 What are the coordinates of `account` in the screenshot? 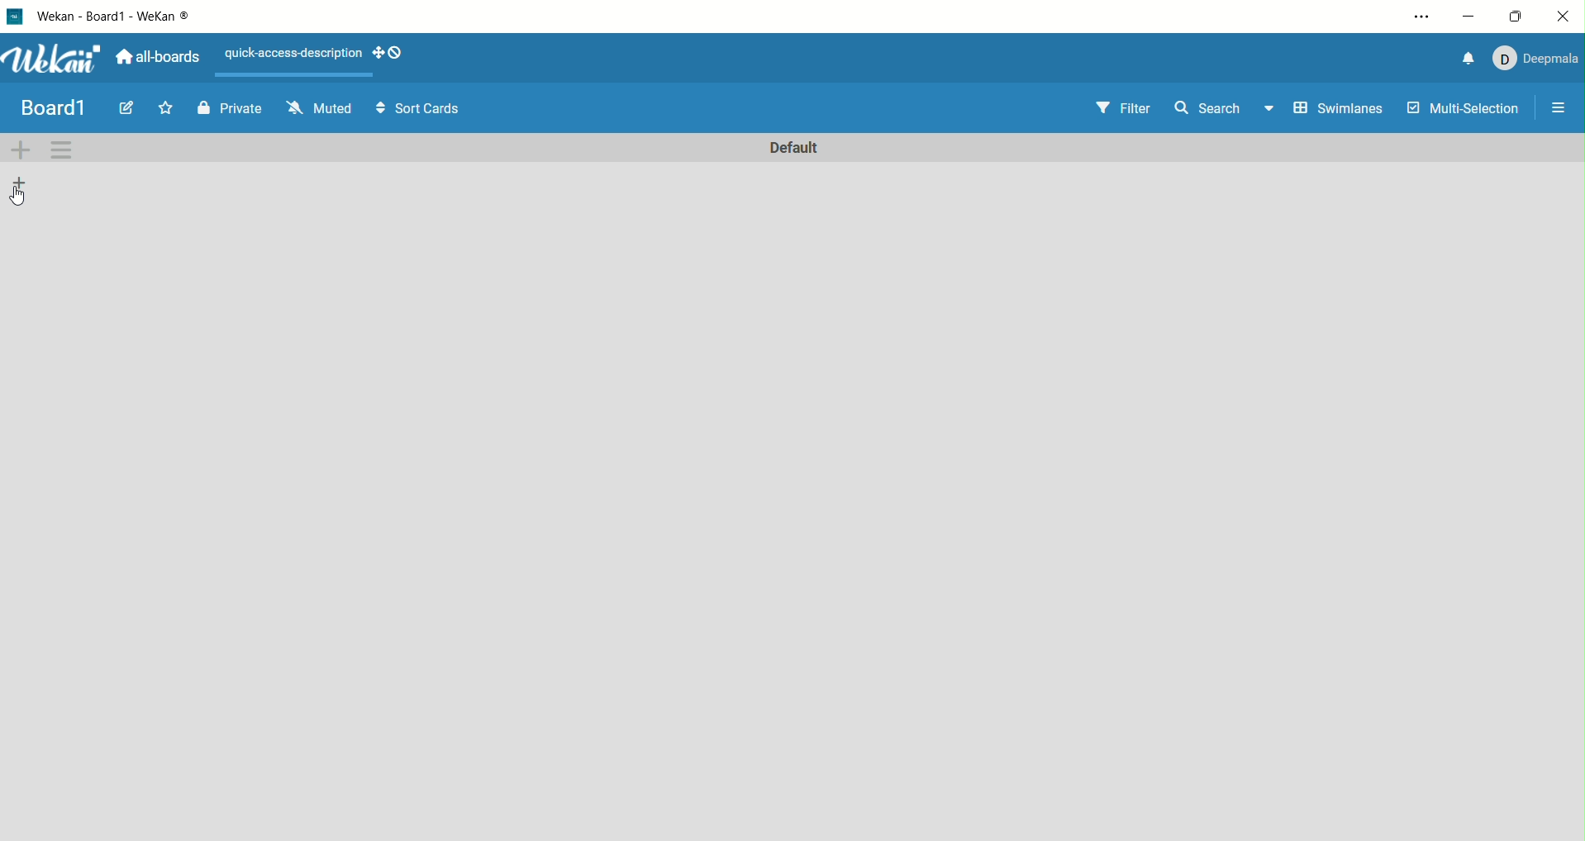 It's located at (1540, 59).